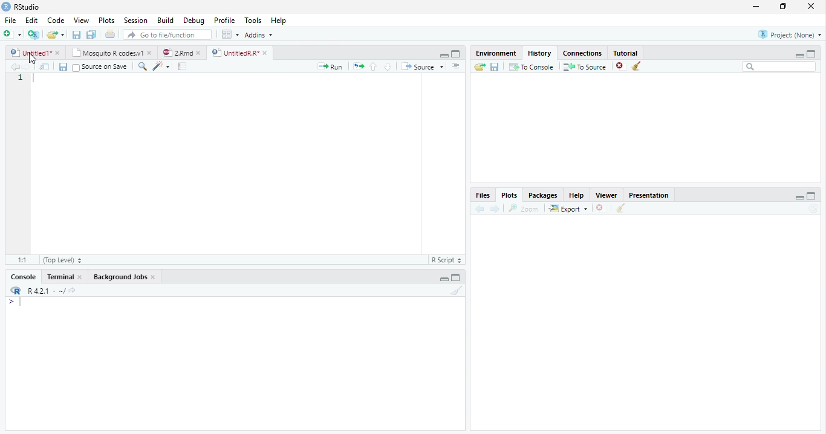 The image size is (826, 434). What do you see at coordinates (757, 6) in the screenshot?
I see `Minimize` at bounding box center [757, 6].